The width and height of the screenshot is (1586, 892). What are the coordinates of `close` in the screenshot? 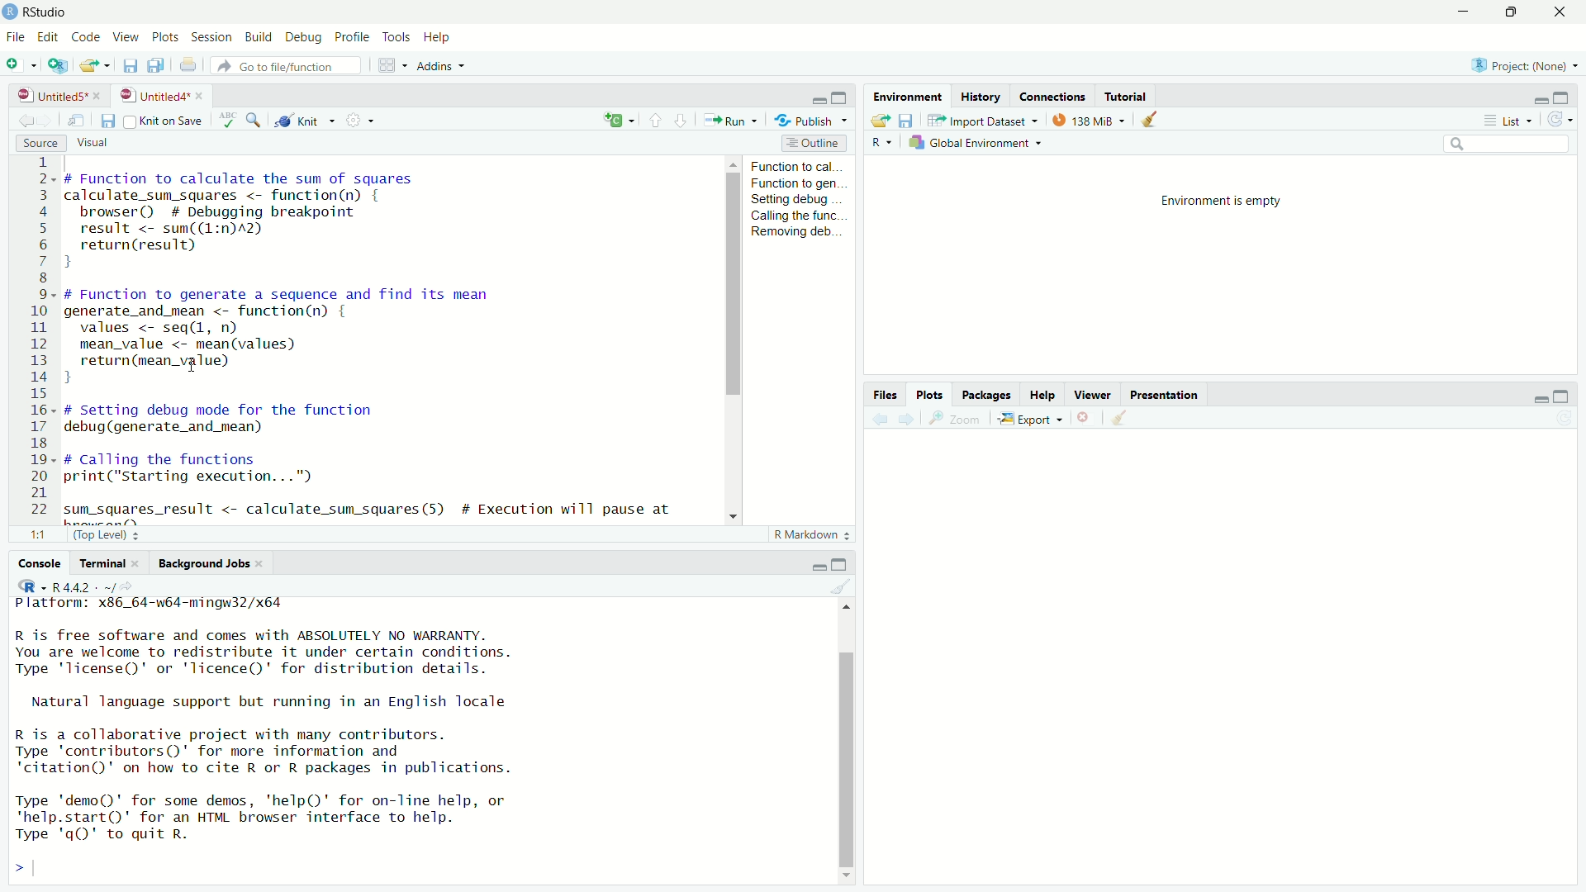 It's located at (1566, 13).